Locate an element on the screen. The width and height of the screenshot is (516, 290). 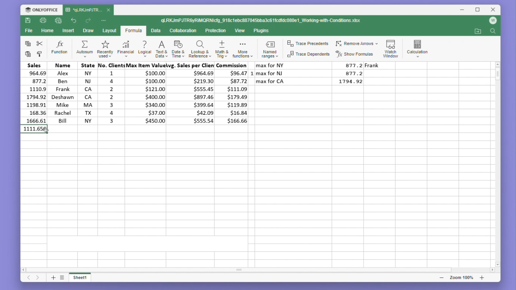
paste is located at coordinates (28, 54).